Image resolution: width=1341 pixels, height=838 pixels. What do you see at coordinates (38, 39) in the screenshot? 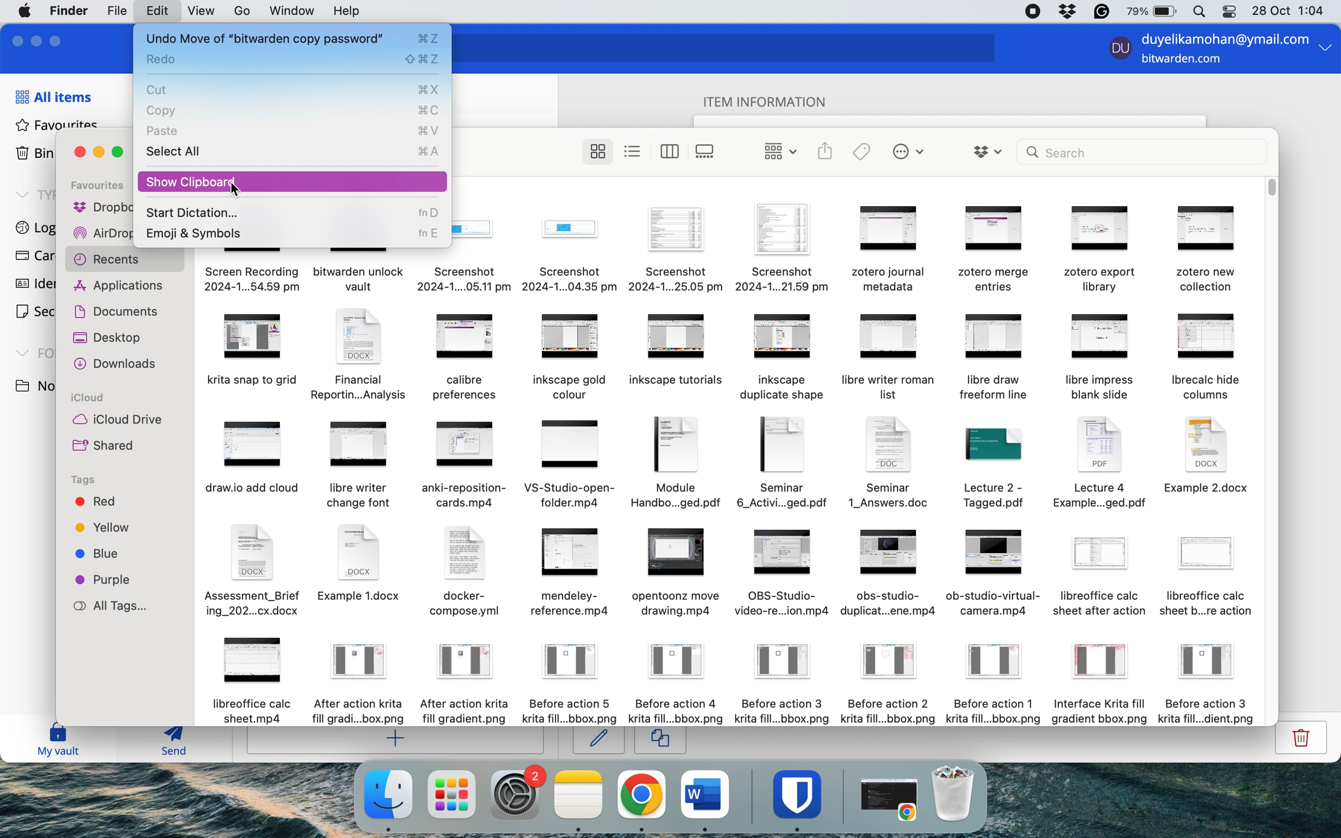
I see `minimise` at bounding box center [38, 39].